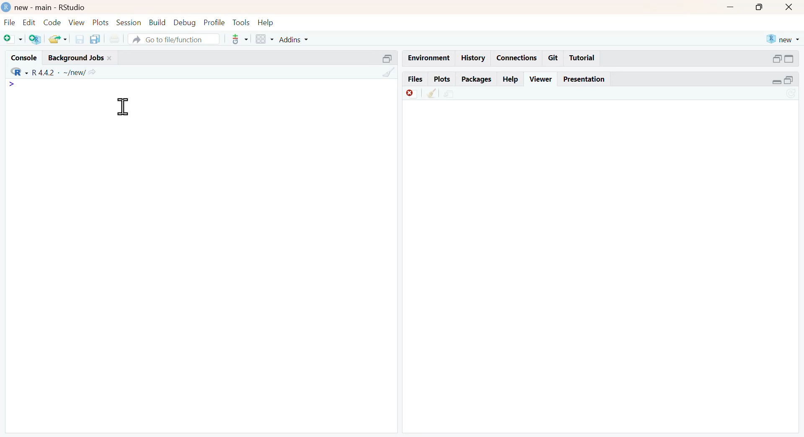 Image resolution: width=804 pixels, height=437 pixels. Describe the element at coordinates (92, 73) in the screenshot. I see `share icon` at that location.